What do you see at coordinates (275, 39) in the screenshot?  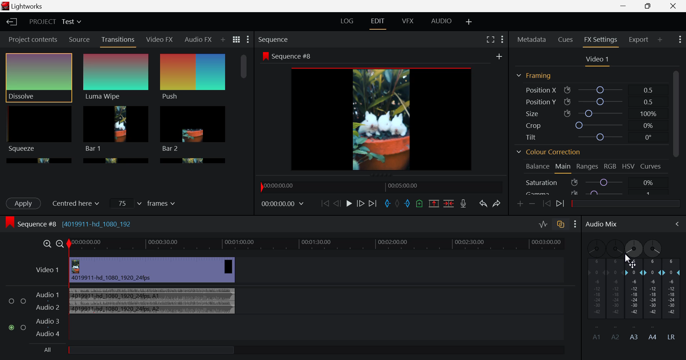 I see `Sequence Preview Section` at bounding box center [275, 39].